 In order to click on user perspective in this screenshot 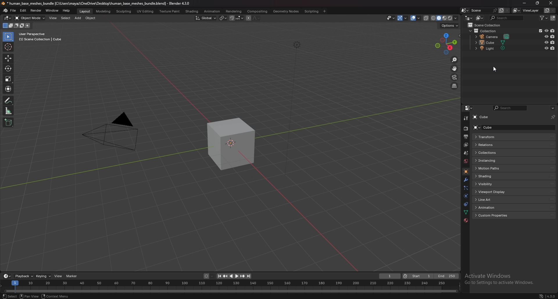, I will do `click(39, 37)`.